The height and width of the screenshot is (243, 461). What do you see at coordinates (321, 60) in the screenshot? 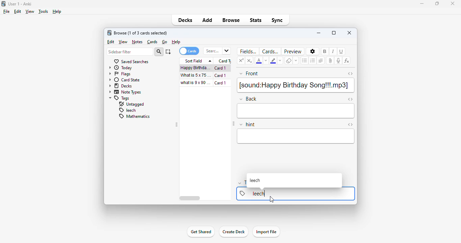
I see `alignment` at bounding box center [321, 60].